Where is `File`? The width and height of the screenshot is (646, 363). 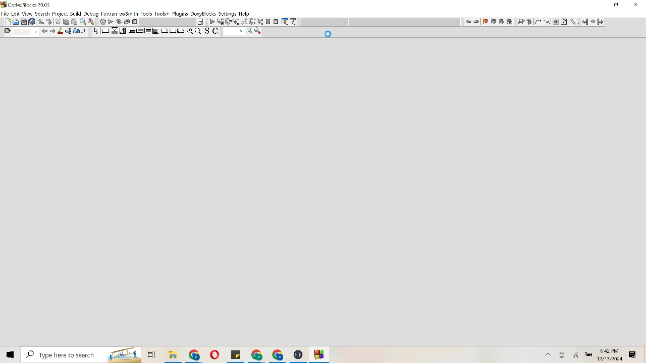
File is located at coordinates (256, 354).